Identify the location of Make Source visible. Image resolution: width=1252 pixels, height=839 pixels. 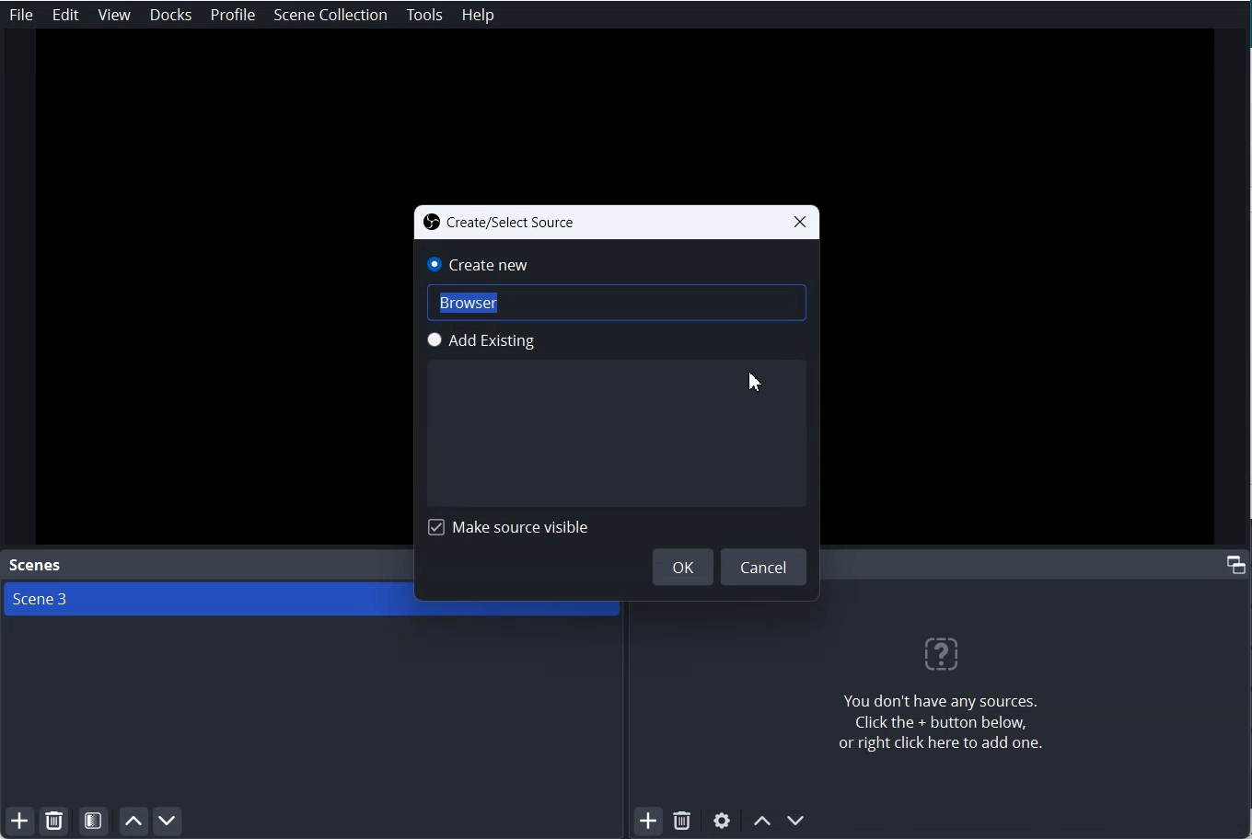
(510, 526).